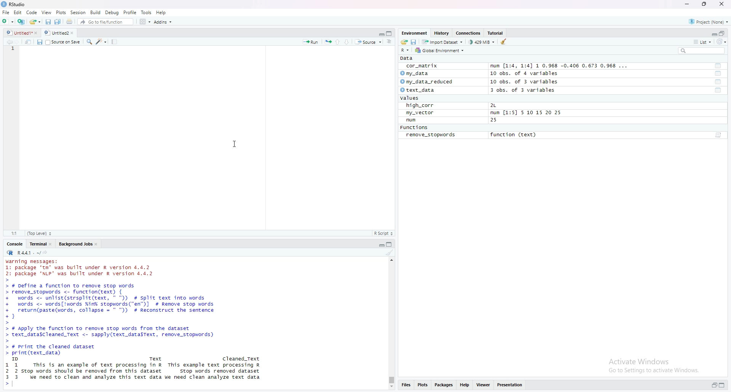  I want to click on Untitled 1*, so click(23, 33).